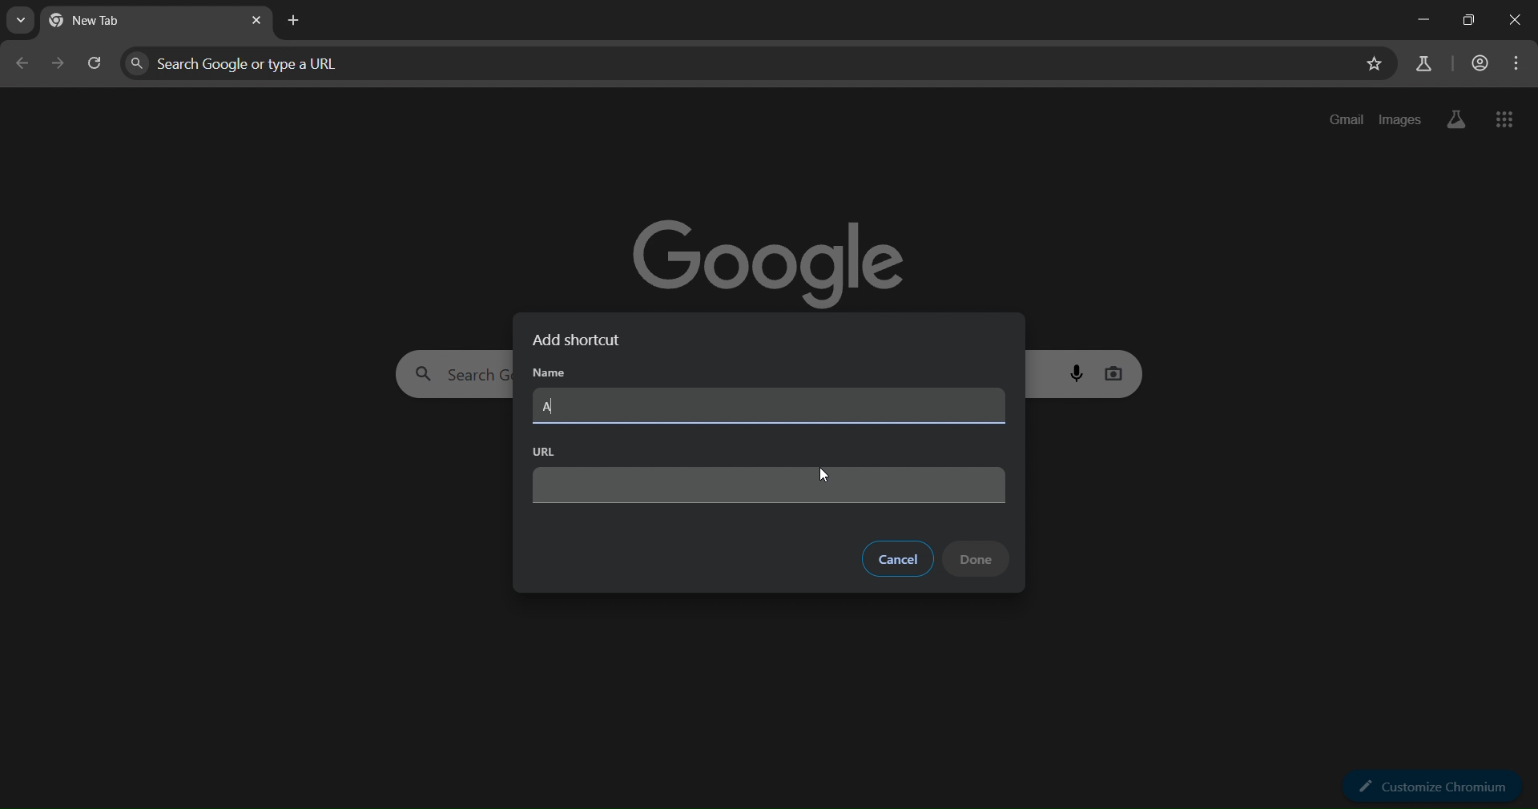 The image size is (1538, 809). Describe the element at coordinates (738, 63) in the screenshot. I see `search google or type a URL` at that location.